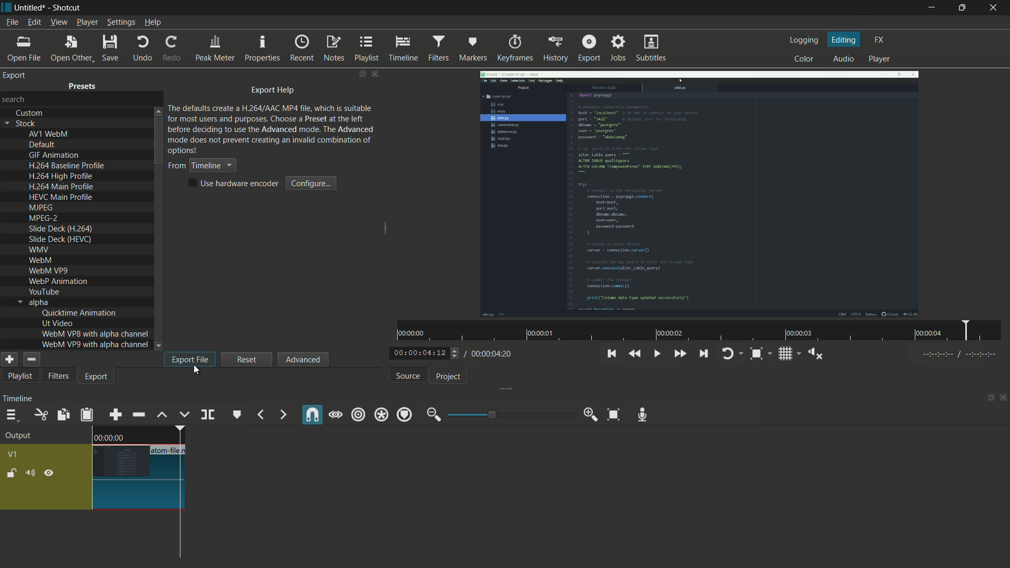 The width and height of the screenshot is (1010, 568). What do you see at coordinates (302, 359) in the screenshot?
I see `advanced` at bounding box center [302, 359].